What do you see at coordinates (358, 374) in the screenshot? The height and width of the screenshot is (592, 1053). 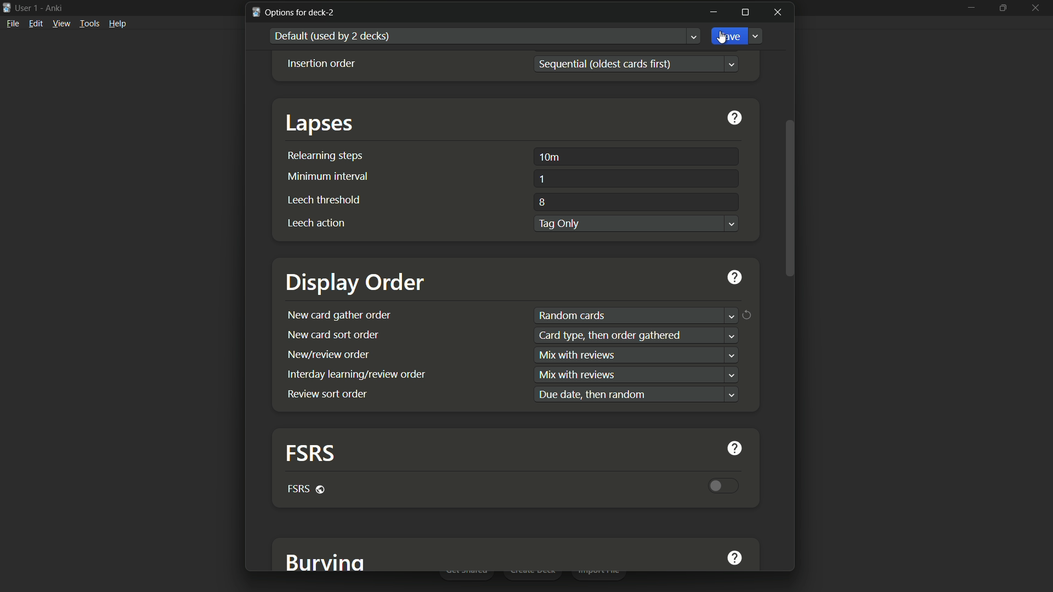 I see `interday learning/review order` at bounding box center [358, 374].